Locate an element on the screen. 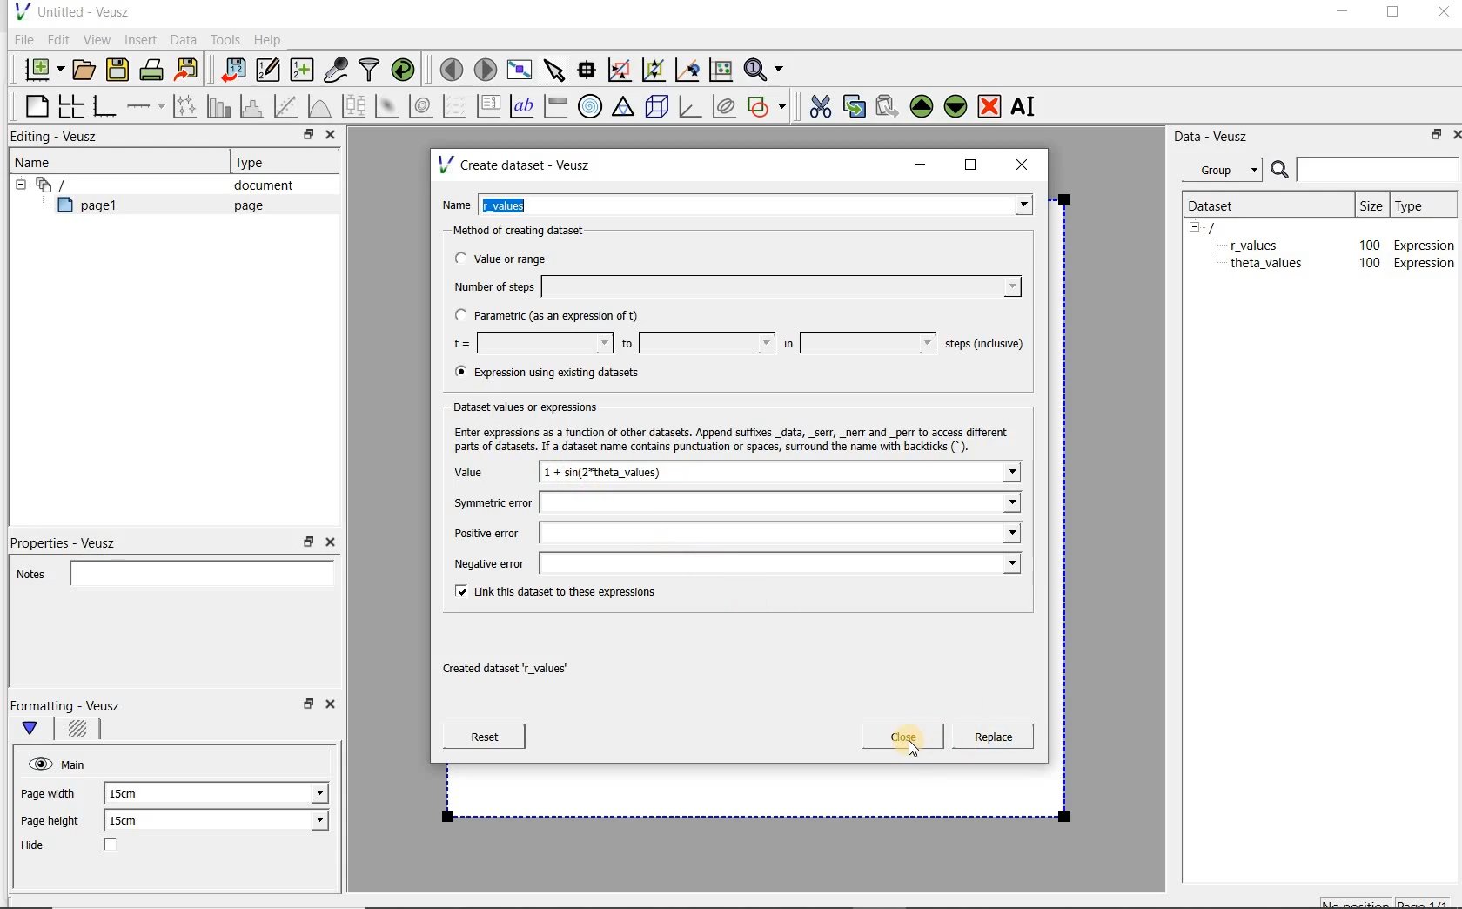 The height and width of the screenshot is (909, 1462). Negative error  is located at coordinates (729, 562).